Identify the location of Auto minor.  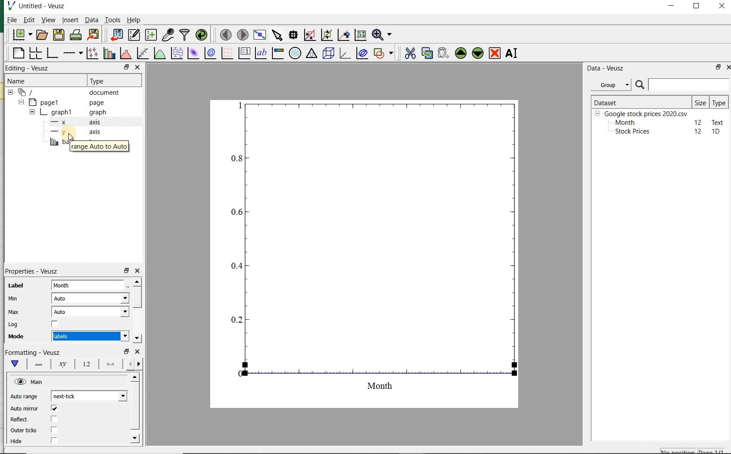
(24, 409).